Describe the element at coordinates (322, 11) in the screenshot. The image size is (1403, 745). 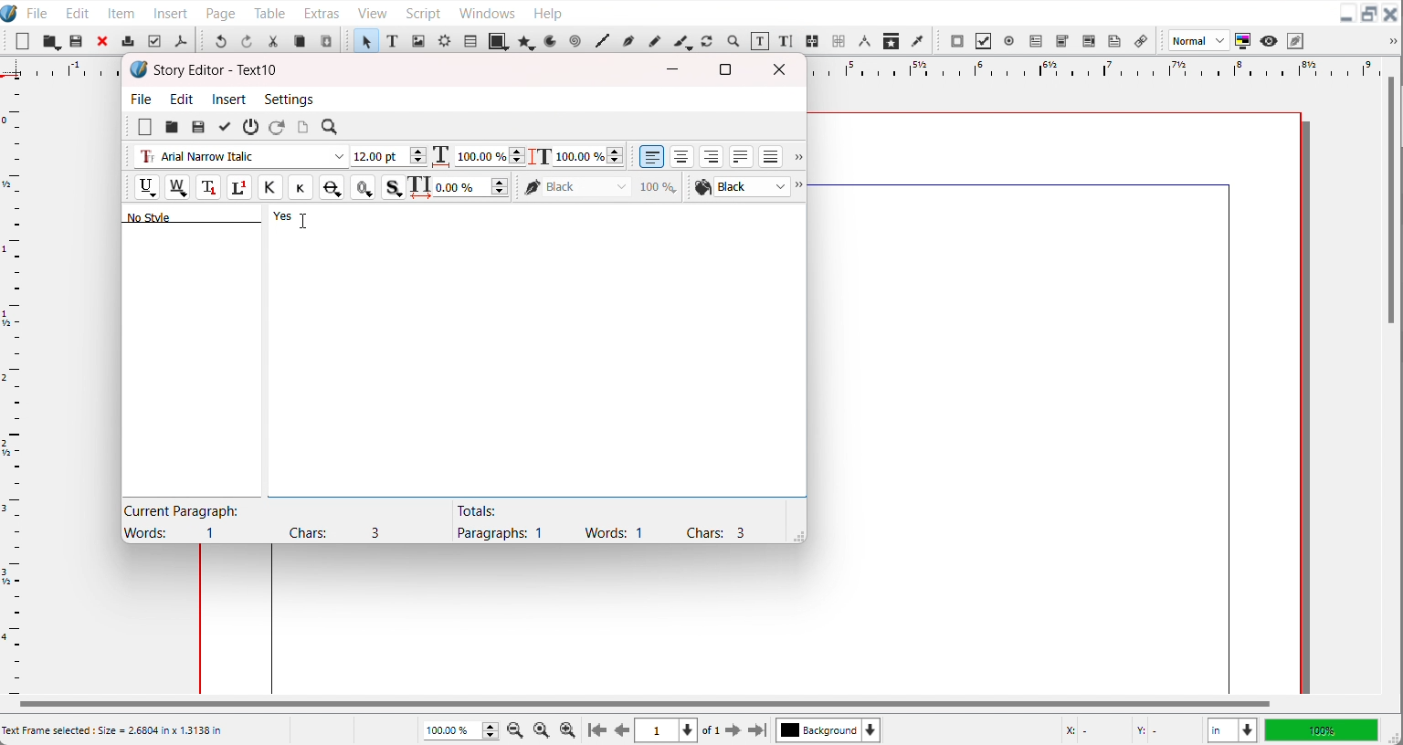
I see `Extras` at that location.